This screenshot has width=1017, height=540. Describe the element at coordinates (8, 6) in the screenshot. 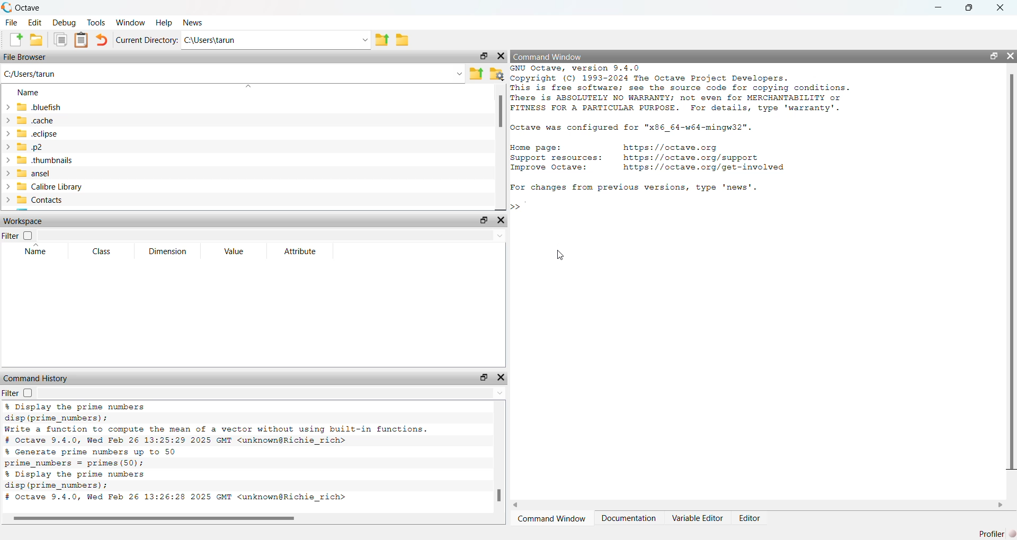

I see `logo` at that location.